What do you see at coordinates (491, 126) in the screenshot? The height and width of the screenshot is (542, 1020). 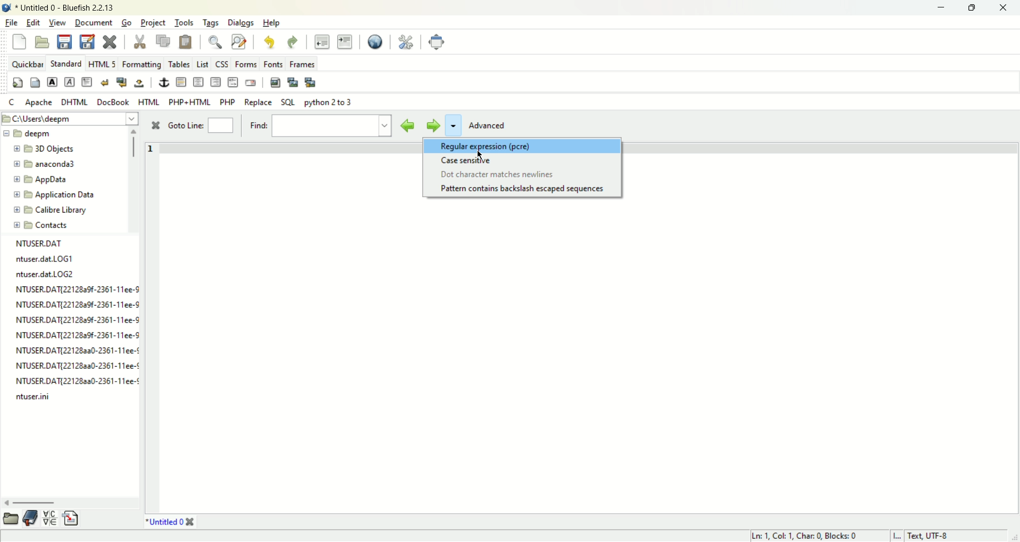 I see `advanced` at bounding box center [491, 126].